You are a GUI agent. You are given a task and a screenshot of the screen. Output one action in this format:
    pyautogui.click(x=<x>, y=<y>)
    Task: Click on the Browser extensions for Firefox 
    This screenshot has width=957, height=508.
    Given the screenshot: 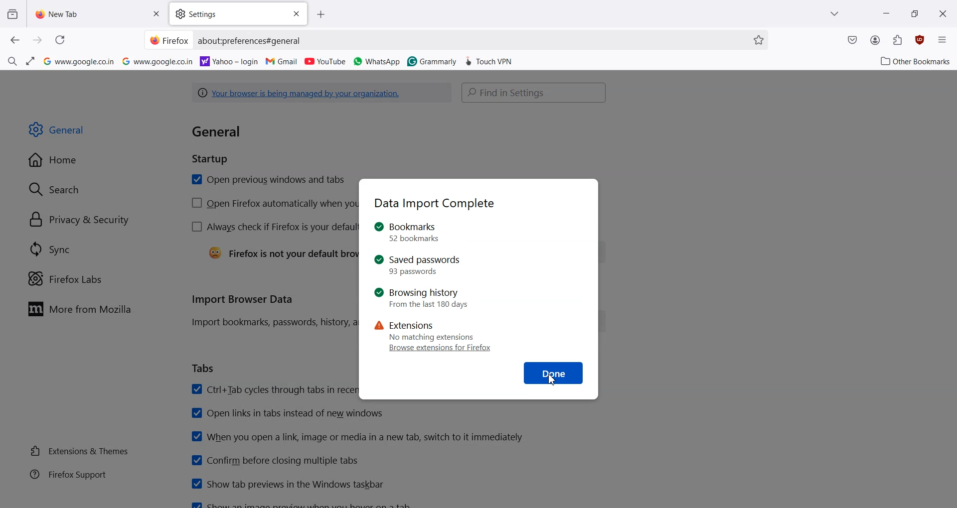 What is the action you would take?
    pyautogui.click(x=441, y=349)
    